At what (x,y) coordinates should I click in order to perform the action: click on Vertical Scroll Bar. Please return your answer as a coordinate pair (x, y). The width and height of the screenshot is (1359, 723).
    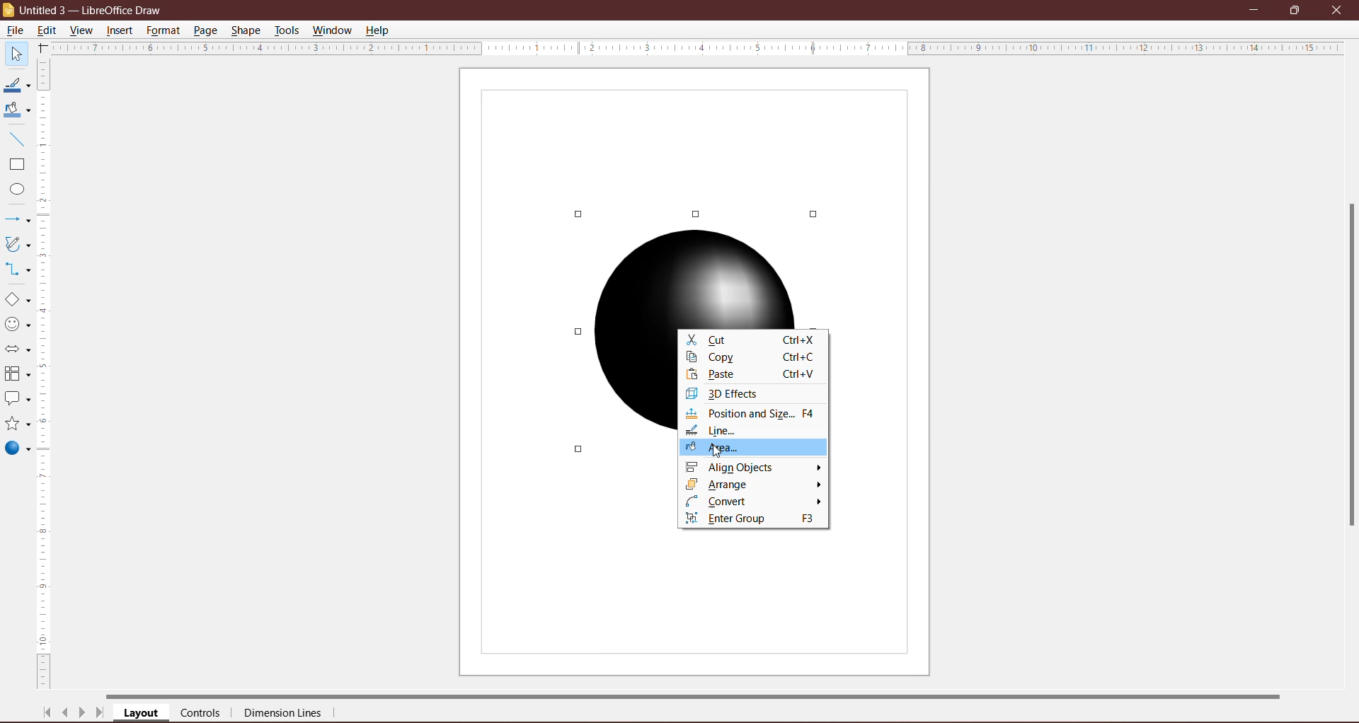
    Looking at the image, I should click on (45, 374).